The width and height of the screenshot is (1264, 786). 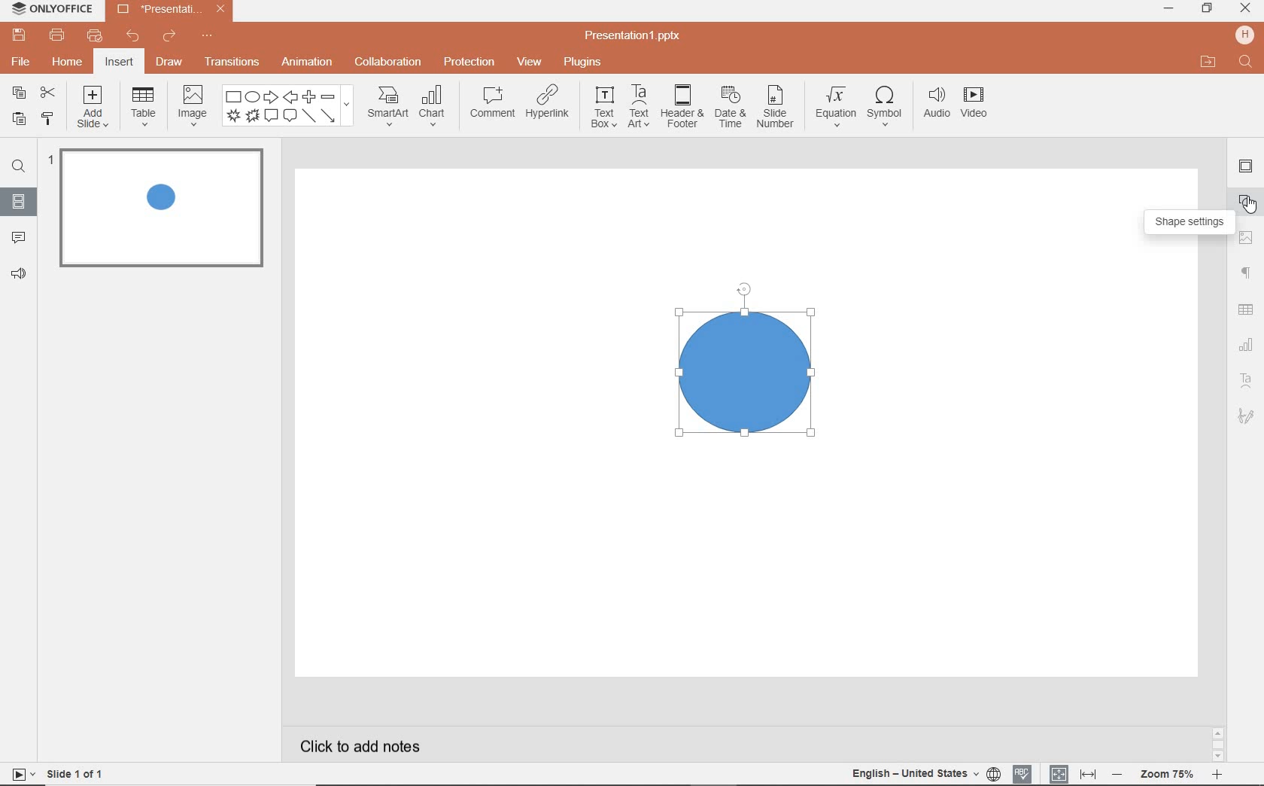 I want to click on animation, so click(x=307, y=63).